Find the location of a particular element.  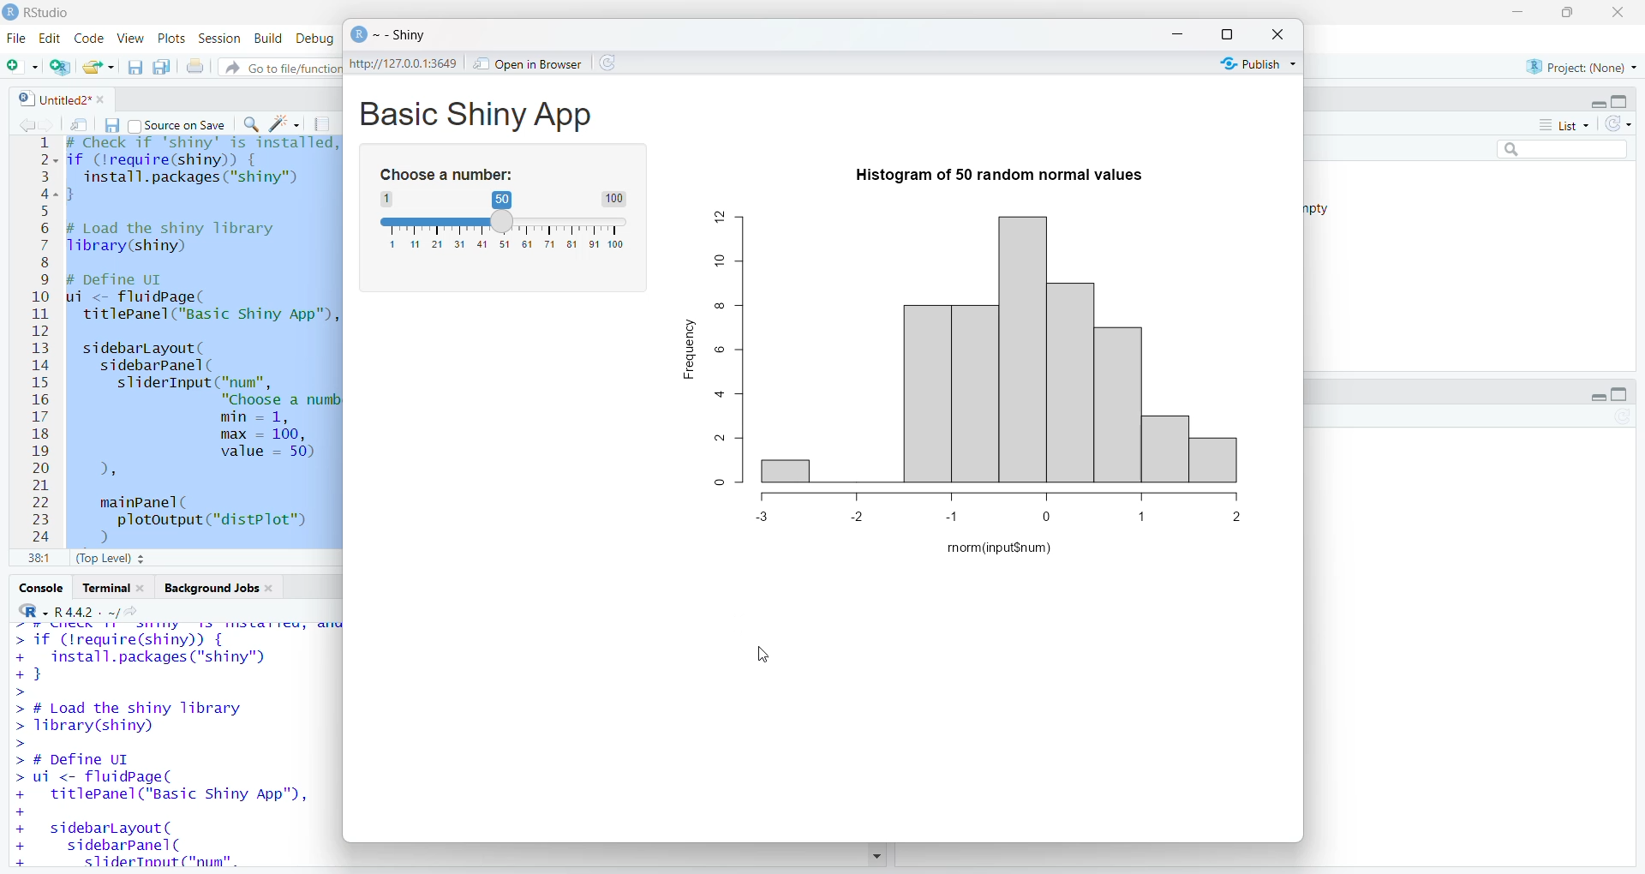

new file is located at coordinates (23, 67).